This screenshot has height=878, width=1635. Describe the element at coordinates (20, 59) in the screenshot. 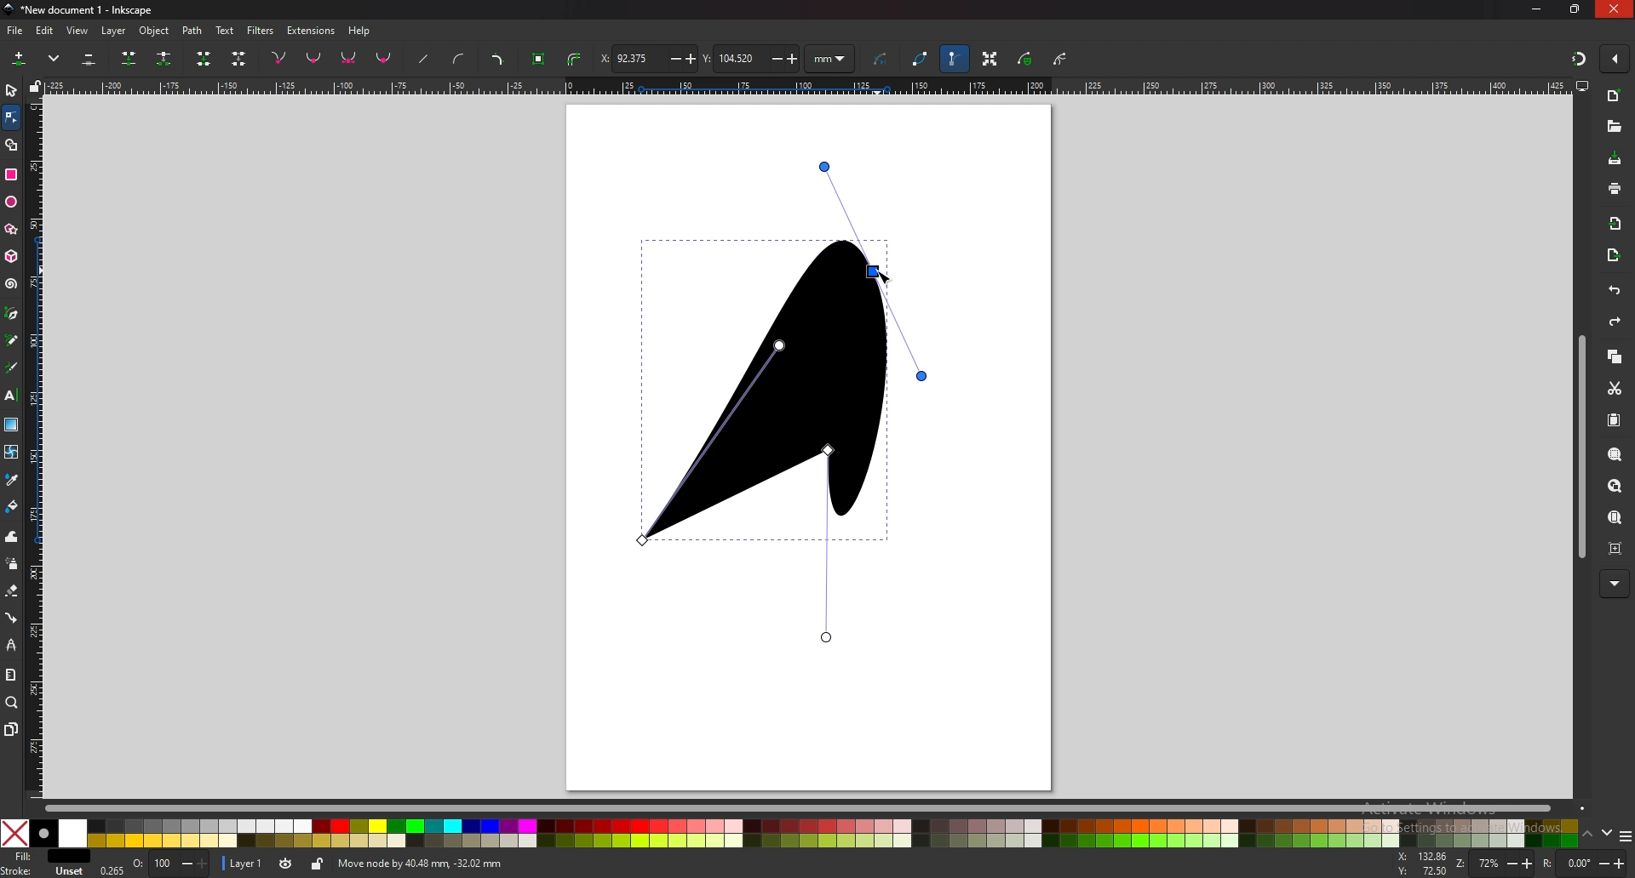

I see `insert new nodes` at that location.